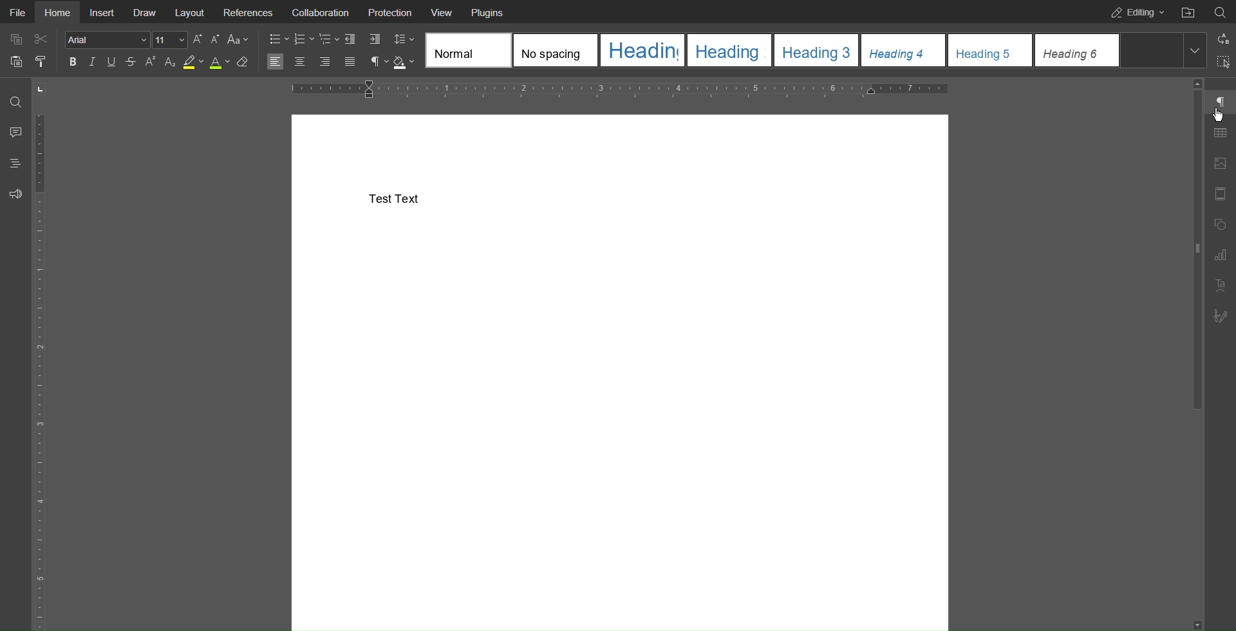  What do you see at coordinates (1218, 316) in the screenshot?
I see `Signature` at bounding box center [1218, 316].